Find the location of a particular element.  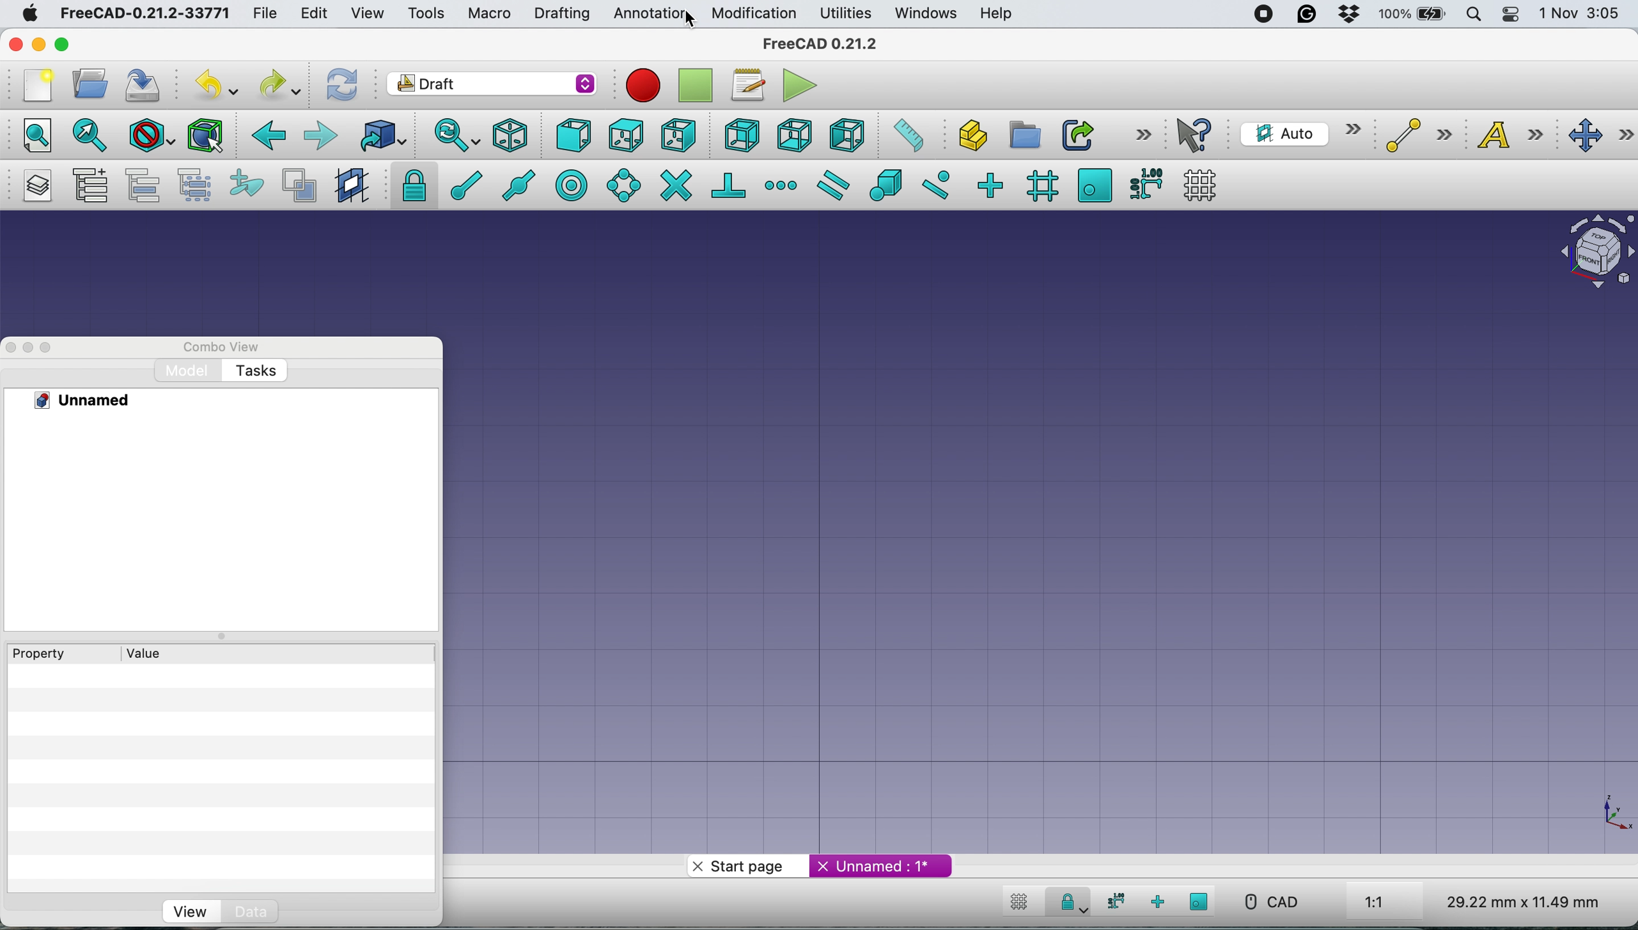

snap midway is located at coordinates (514, 187).